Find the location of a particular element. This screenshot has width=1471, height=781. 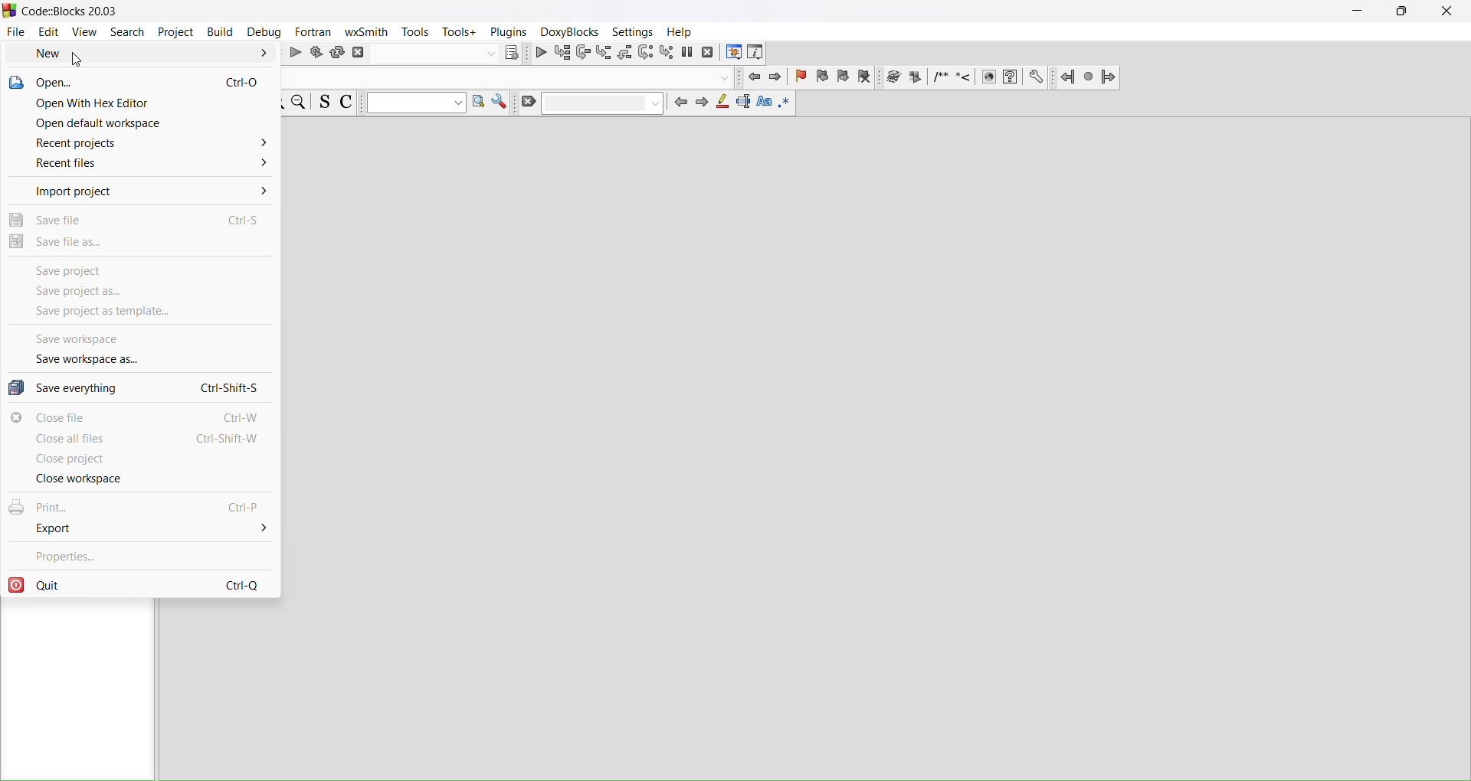

next instruction is located at coordinates (646, 53).